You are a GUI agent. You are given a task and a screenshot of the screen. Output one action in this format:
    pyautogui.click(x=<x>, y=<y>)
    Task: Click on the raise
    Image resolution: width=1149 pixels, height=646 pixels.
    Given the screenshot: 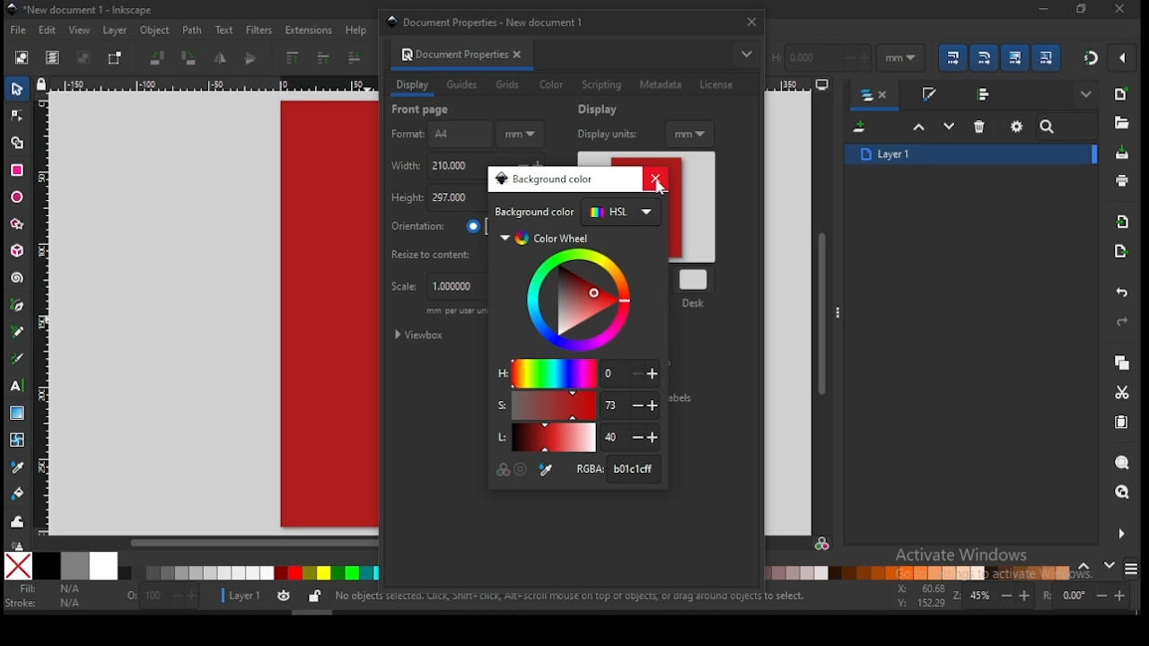 What is the action you would take?
    pyautogui.click(x=320, y=59)
    